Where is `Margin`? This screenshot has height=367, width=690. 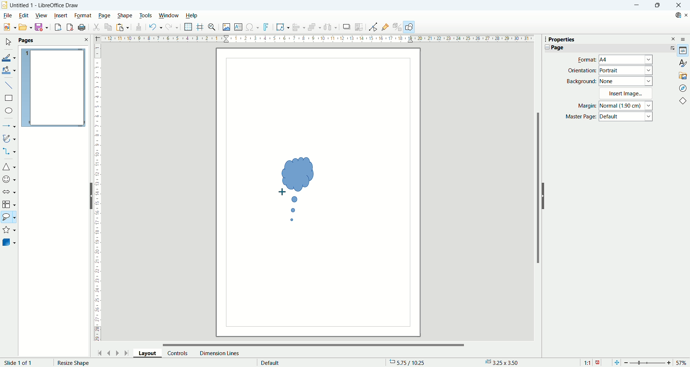 Margin is located at coordinates (585, 107).